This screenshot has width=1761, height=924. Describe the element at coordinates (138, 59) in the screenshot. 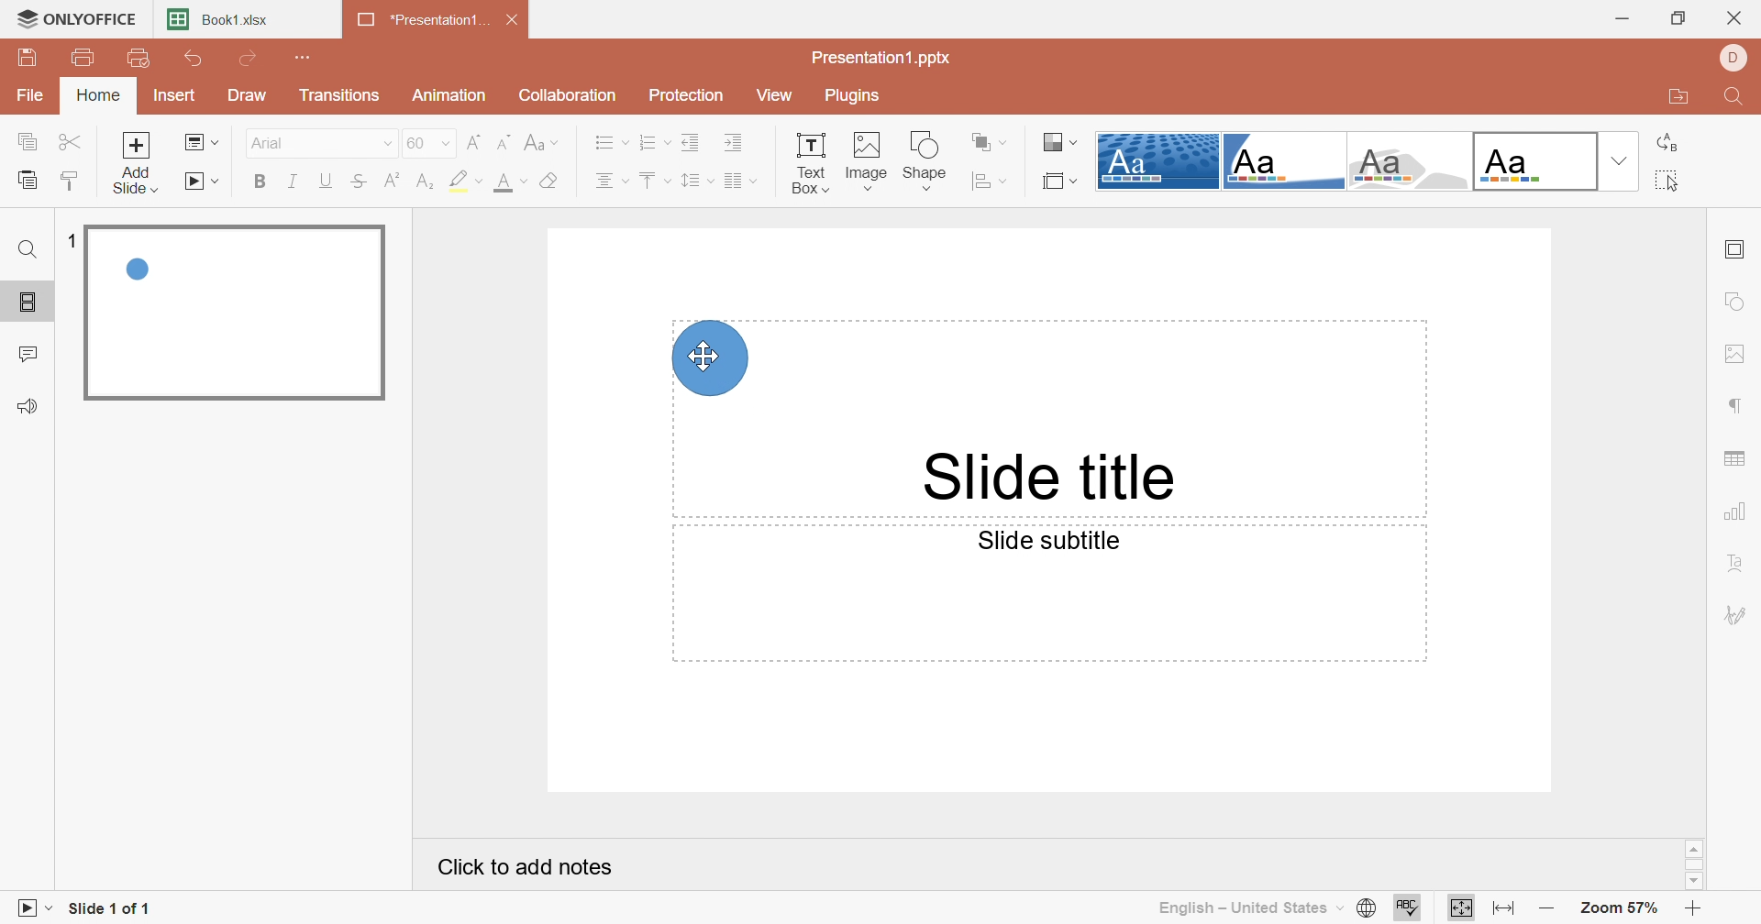

I see `Quick print` at that location.